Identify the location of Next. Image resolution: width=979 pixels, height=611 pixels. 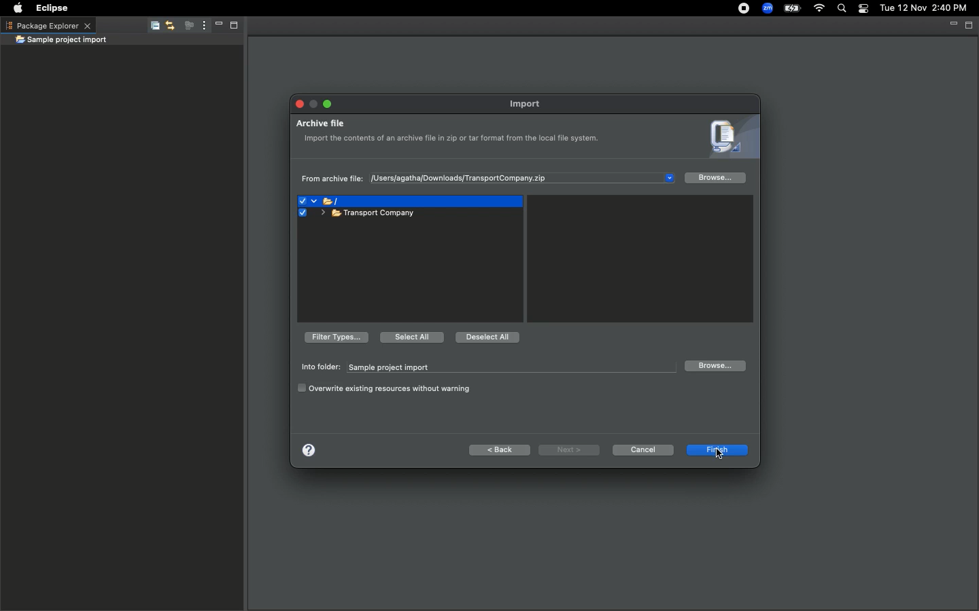
(569, 450).